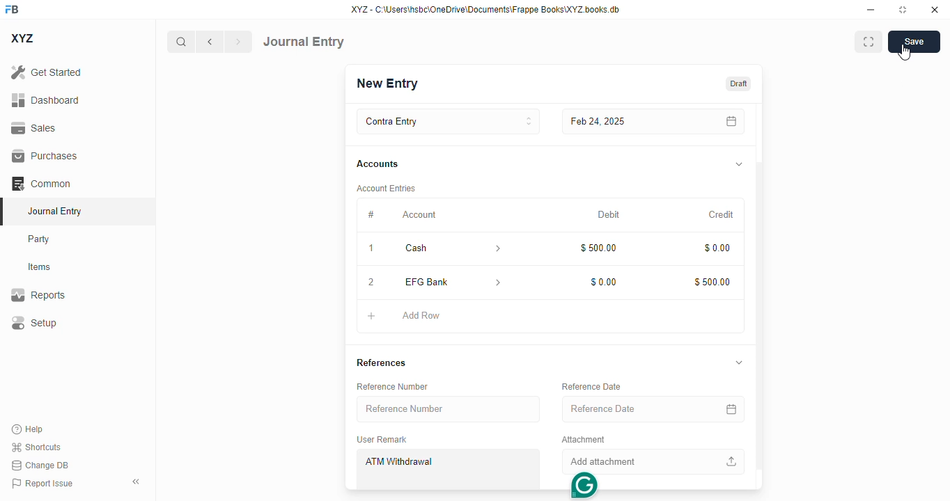  Describe the element at coordinates (759, 296) in the screenshot. I see `vertical scroll bar` at that location.